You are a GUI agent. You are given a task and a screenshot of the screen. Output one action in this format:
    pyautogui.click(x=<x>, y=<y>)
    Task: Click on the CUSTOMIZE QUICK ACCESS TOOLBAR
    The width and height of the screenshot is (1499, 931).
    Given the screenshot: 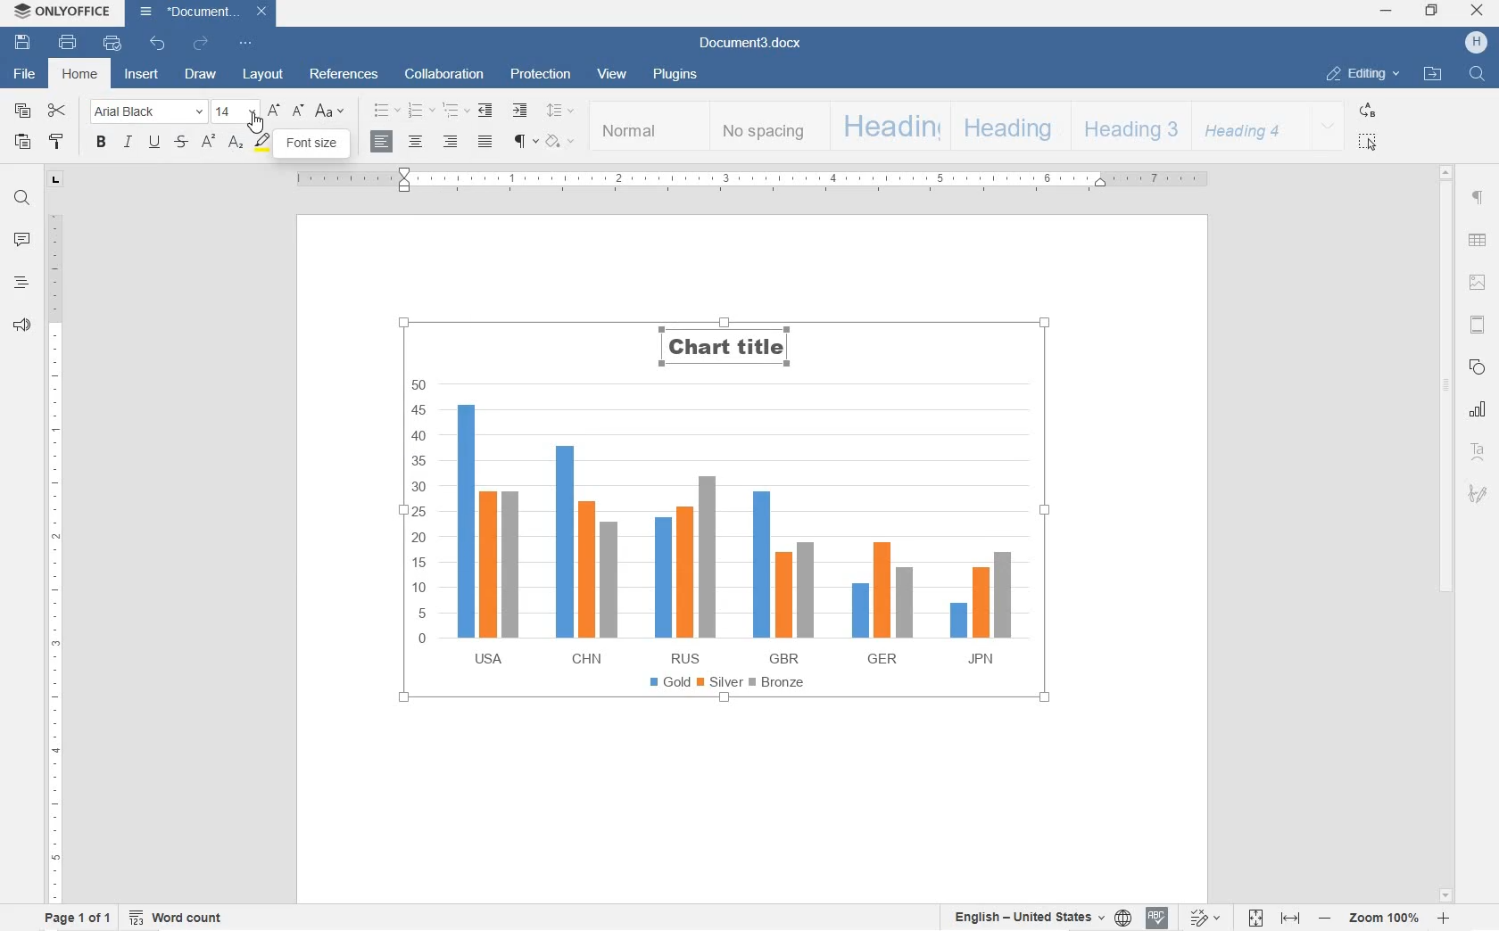 What is the action you would take?
    pyautogui.click(x=244, y=43)
    